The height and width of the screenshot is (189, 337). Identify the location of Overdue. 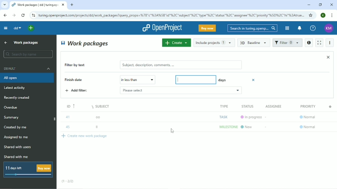
(11, 108).